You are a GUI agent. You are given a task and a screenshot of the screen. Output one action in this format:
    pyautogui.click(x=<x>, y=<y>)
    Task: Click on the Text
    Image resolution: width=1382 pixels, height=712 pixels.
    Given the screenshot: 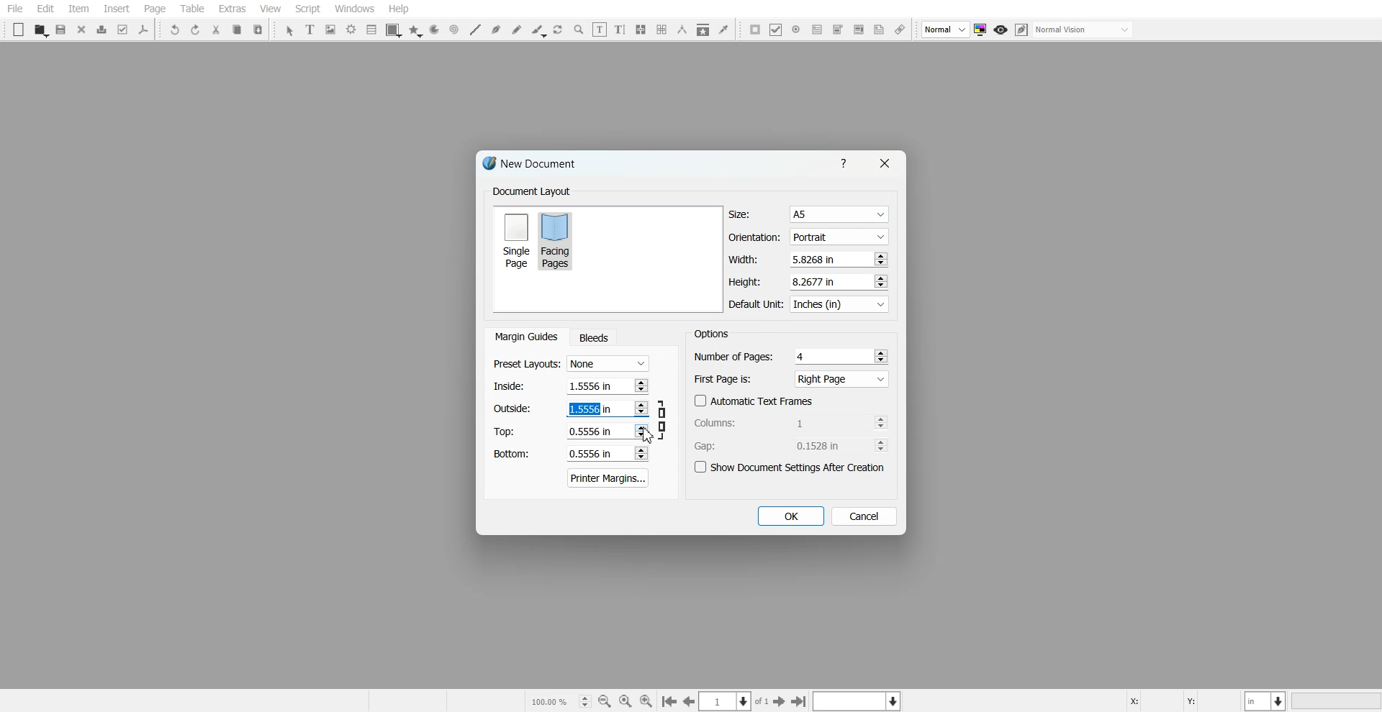 What is the action you would take?
    pyautogui.click(x=711, y=333)
    